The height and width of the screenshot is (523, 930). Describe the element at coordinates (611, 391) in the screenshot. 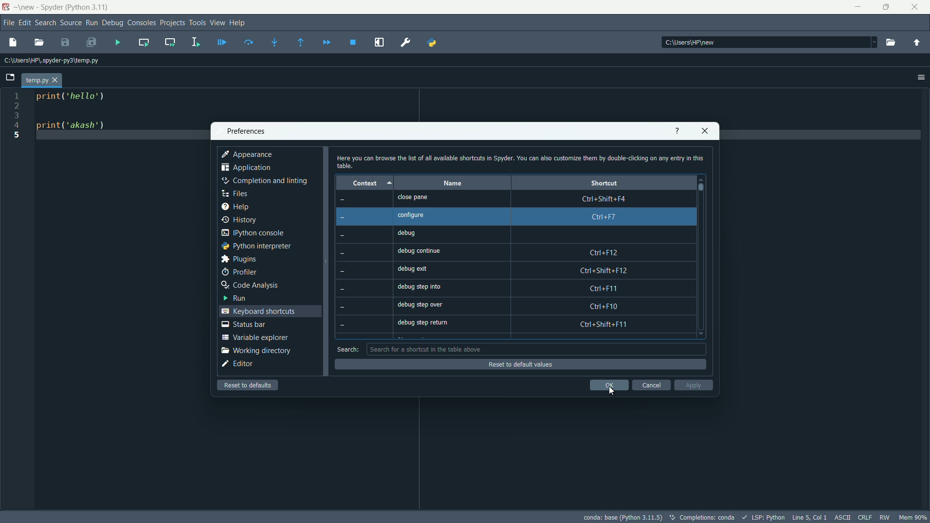

I see `cursor` at that location.